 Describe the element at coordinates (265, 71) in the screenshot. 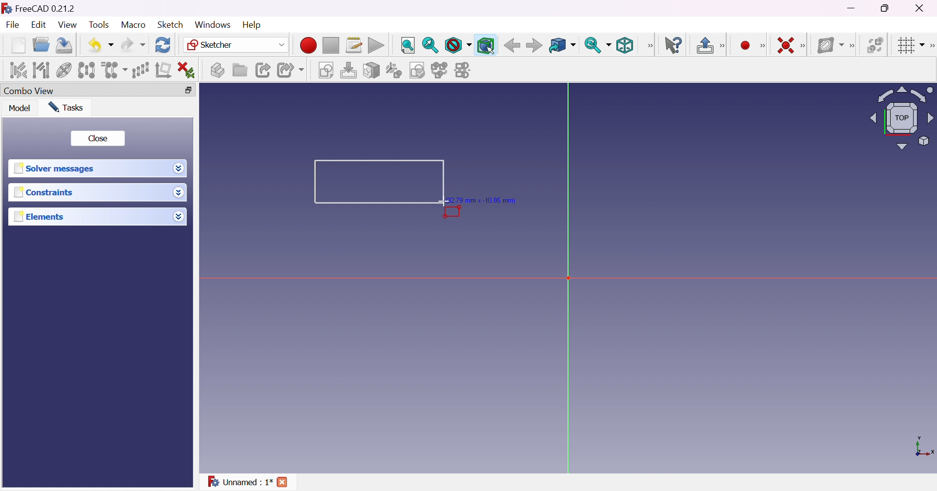

I see `Make link` at that location.